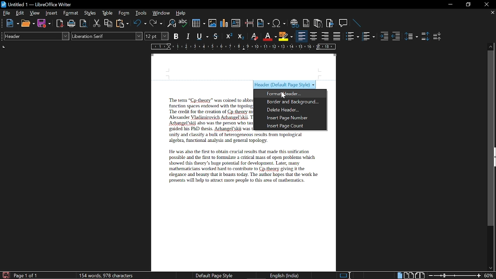 The image size is (496, 279). Describe the element at coordinates (83, 24) in the screenshot. I see `Toggle preview` at that location.